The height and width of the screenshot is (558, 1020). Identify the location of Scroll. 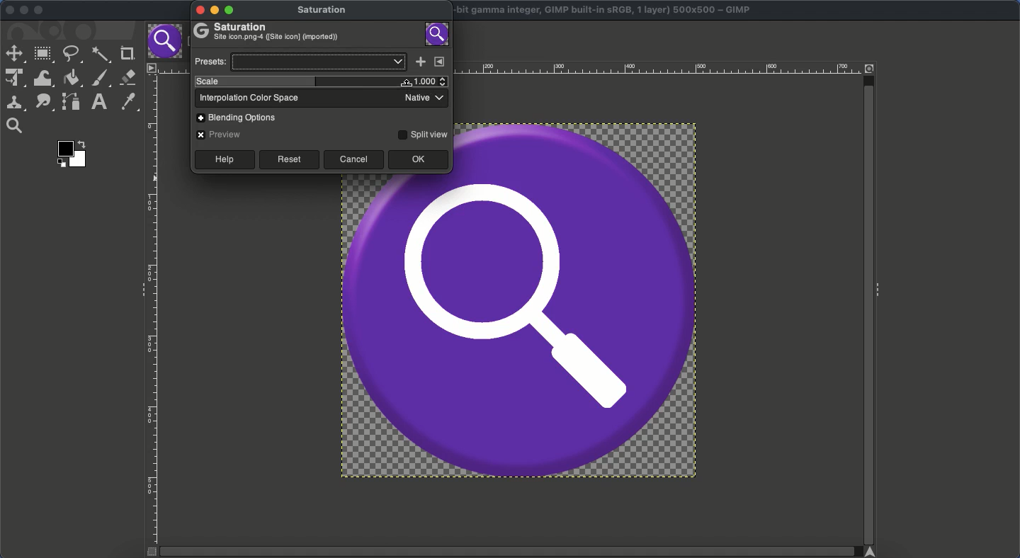
(868, 303).